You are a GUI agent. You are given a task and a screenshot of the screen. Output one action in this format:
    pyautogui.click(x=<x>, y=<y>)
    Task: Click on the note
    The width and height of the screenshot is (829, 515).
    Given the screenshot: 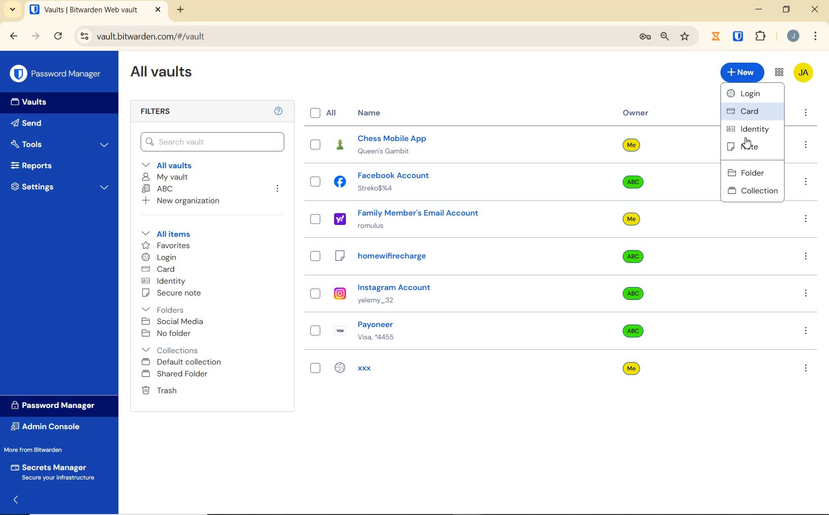 What is the action you would take?
    pyautogui.click(x=752, y=147)
    